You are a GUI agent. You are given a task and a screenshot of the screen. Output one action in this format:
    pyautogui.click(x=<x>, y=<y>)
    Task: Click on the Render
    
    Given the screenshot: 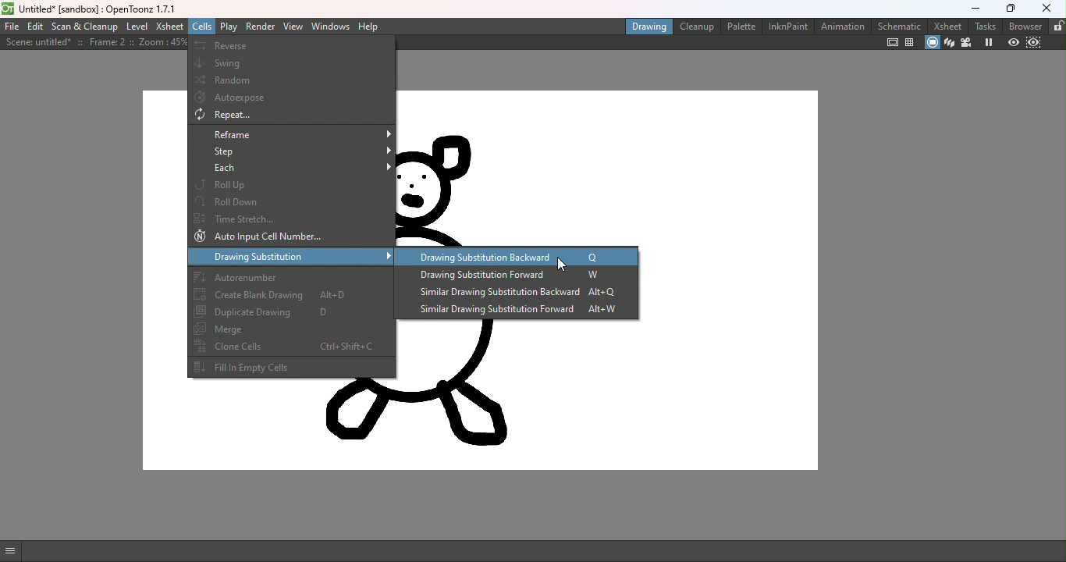 What is the action you would take?
    pyautogui.click(x=260, y=26)
    